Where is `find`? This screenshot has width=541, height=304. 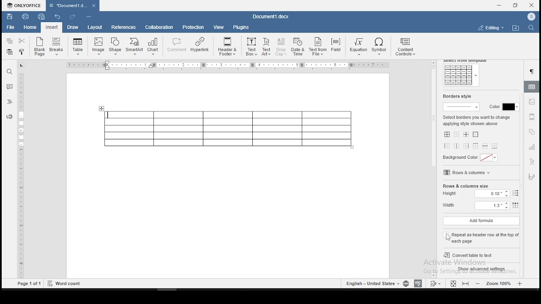
find is located at coordinates (530, 28).